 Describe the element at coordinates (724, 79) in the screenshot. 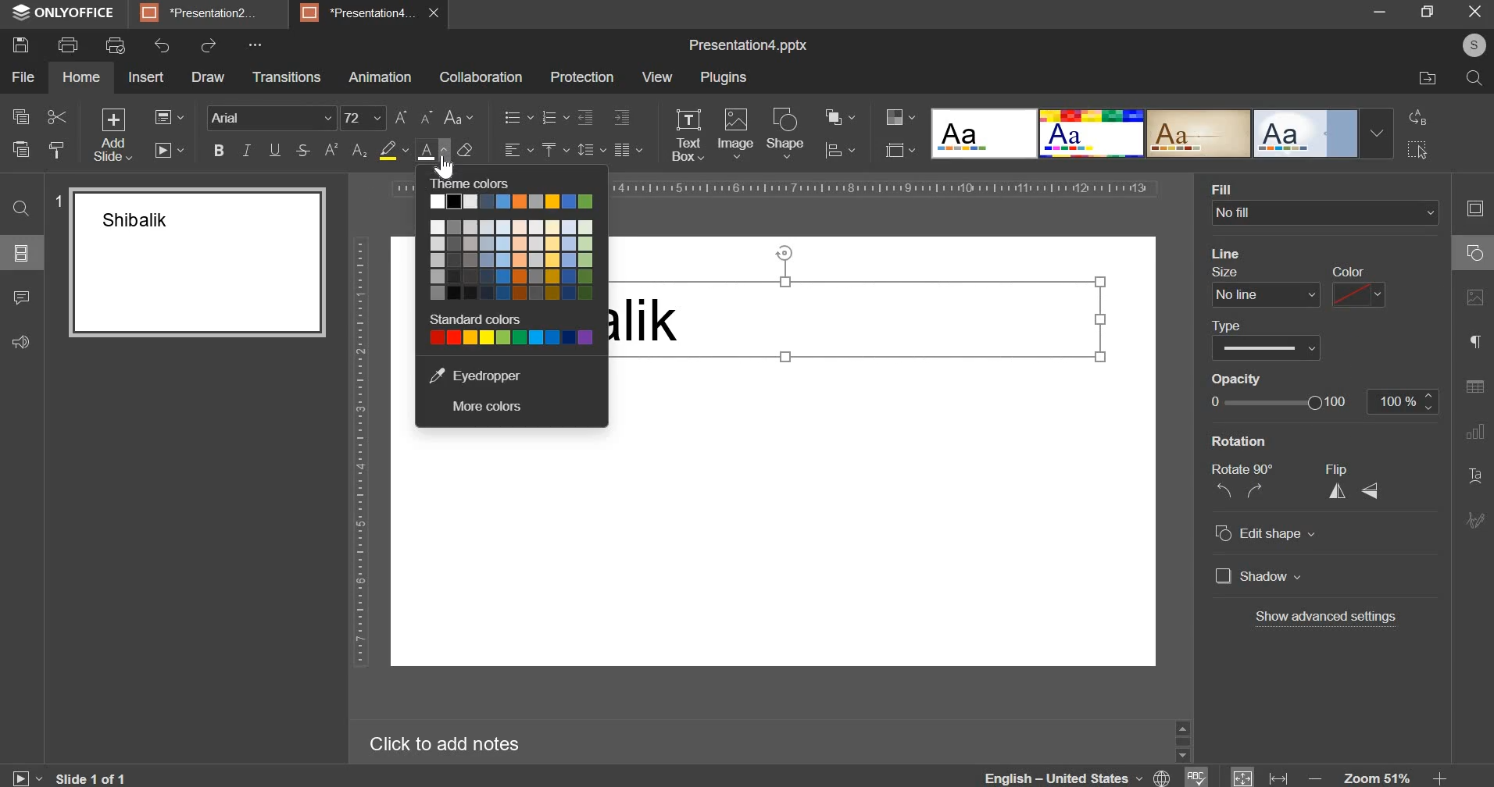

I see `plugins` at that location.